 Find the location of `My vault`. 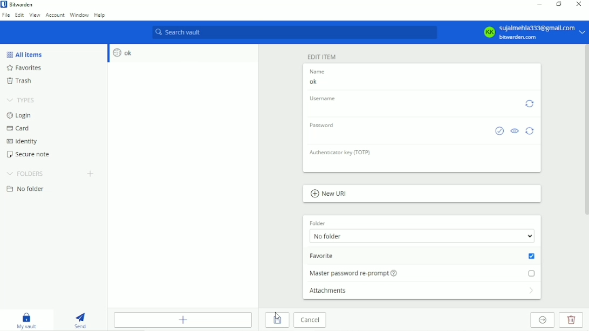

My vault is located at coordinates (29, 320).